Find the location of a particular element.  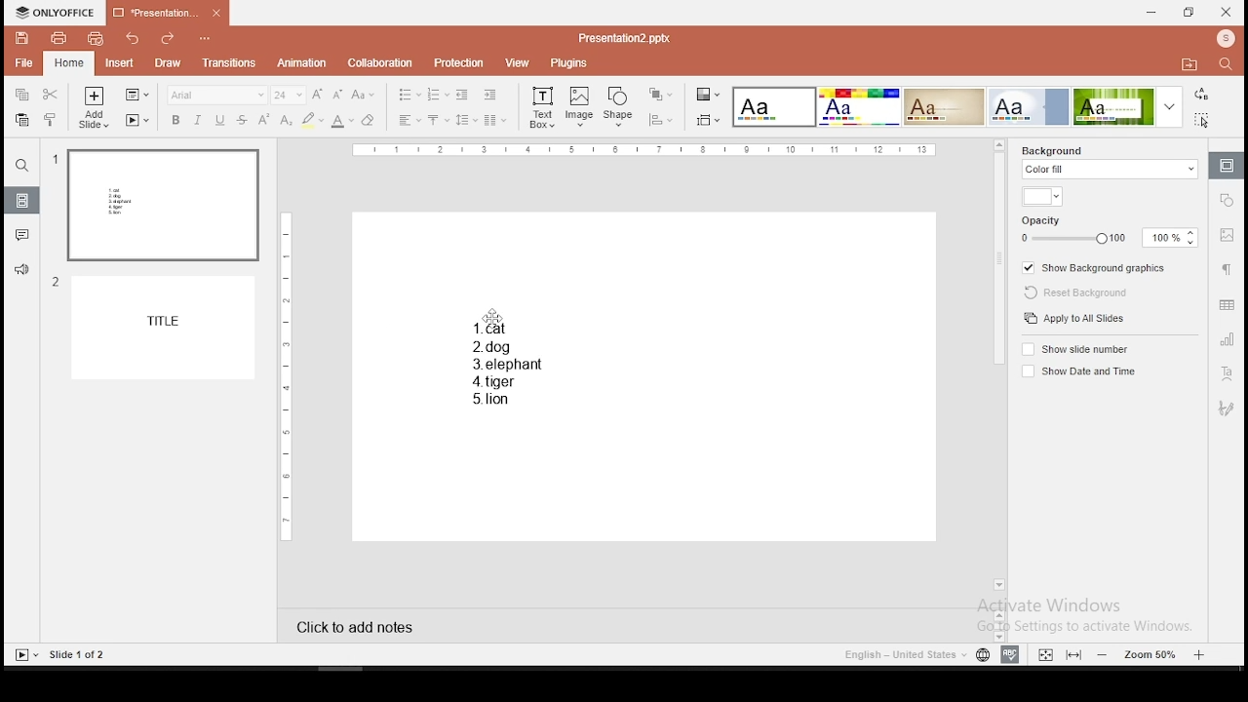

change color theme is located at coordinates (708, 94).